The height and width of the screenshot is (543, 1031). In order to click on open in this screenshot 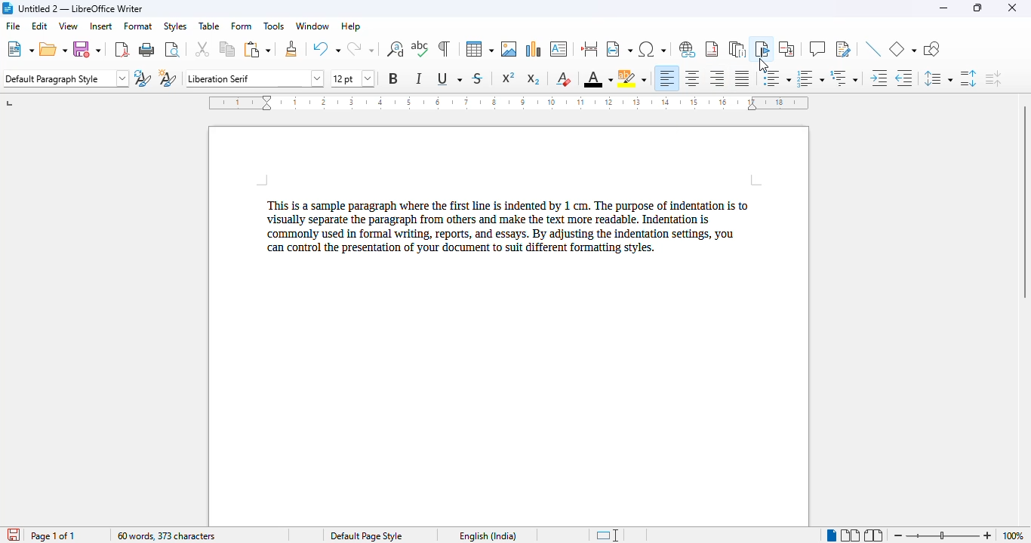, I will do `click(54, 50)`.